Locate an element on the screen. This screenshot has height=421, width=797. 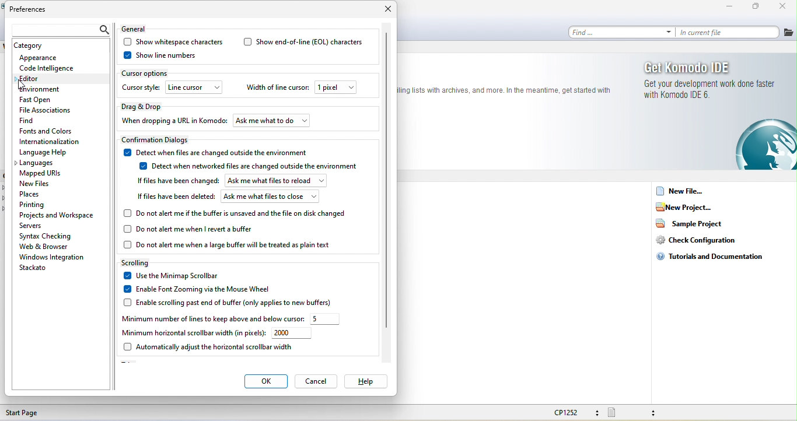
if files have been deleted is located at coordinates (175, 198).